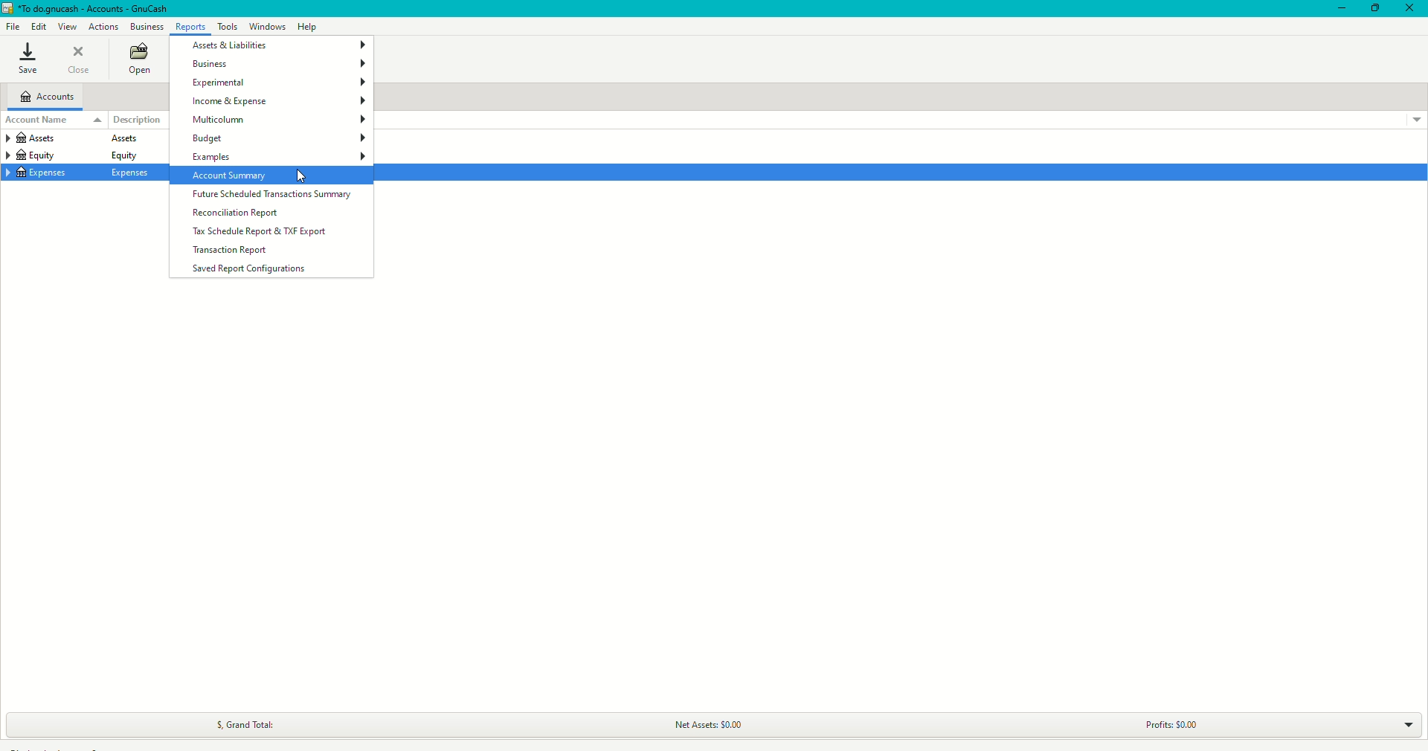 The image size is (1428, 751). What do you see at coordinates (48, 94) in the screenshot?
I see `Accounts` at bounding box center [48, 94].